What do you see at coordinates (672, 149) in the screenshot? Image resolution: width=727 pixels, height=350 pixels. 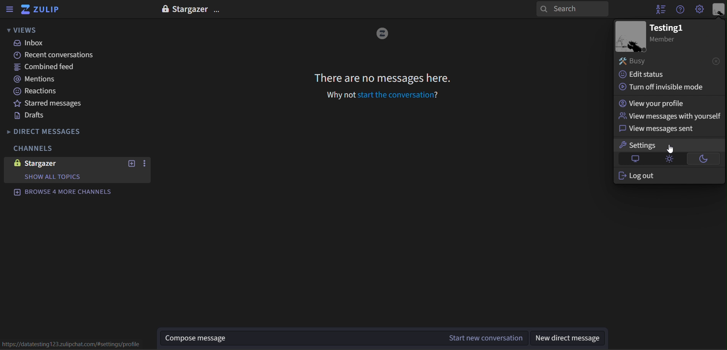 I see `cursor` at bounding box center [672, 149].